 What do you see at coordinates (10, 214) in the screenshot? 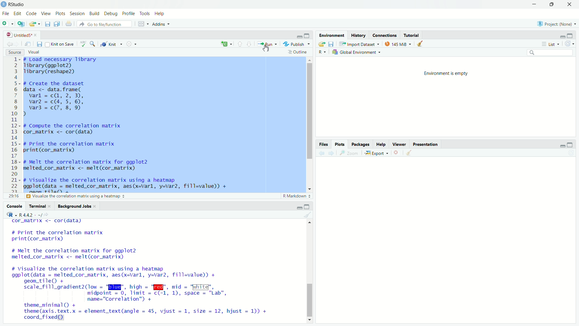
I see `R language` at bounding box center [10, 214].